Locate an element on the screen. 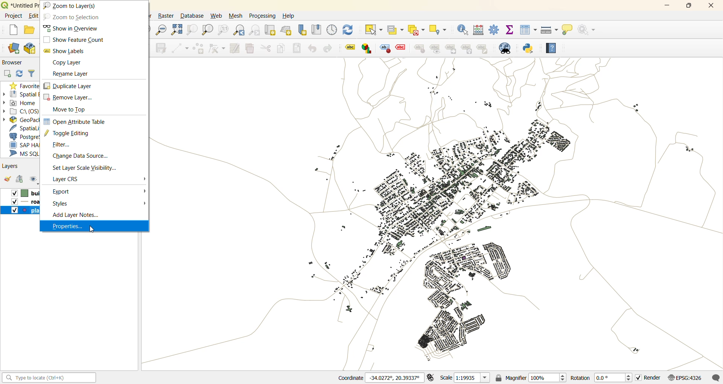 This screenshot has height=384, width=723. modify is located at coordinates (235, 49).